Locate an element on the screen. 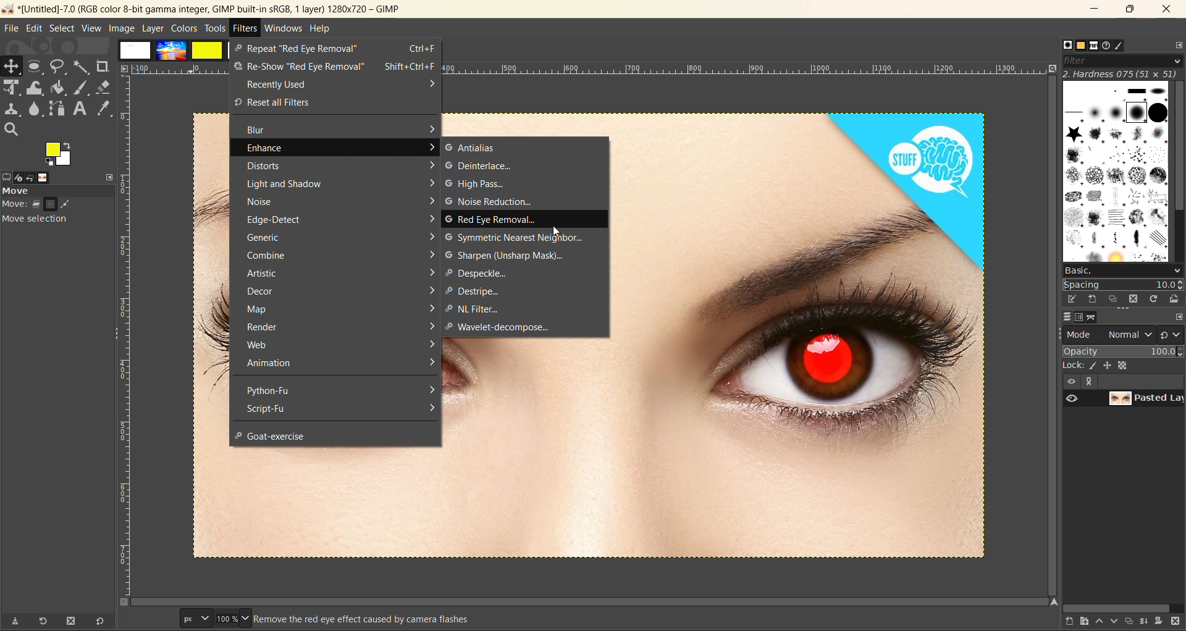 The height and width of the screenshot is (631, 1186). path tool is located at coordinates (56, 108).